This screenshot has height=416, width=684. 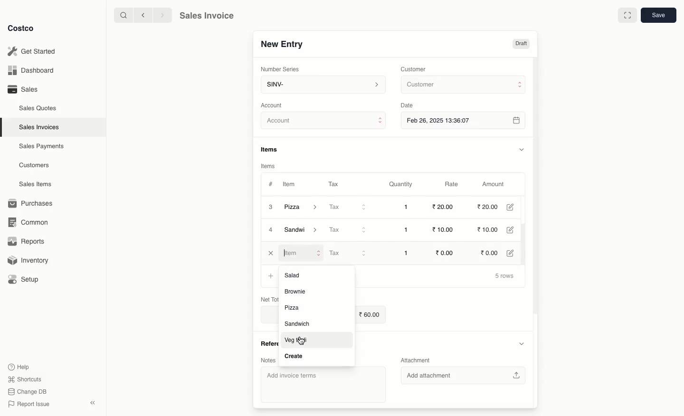 I want to click on Setup, so click(x=27, y=279).